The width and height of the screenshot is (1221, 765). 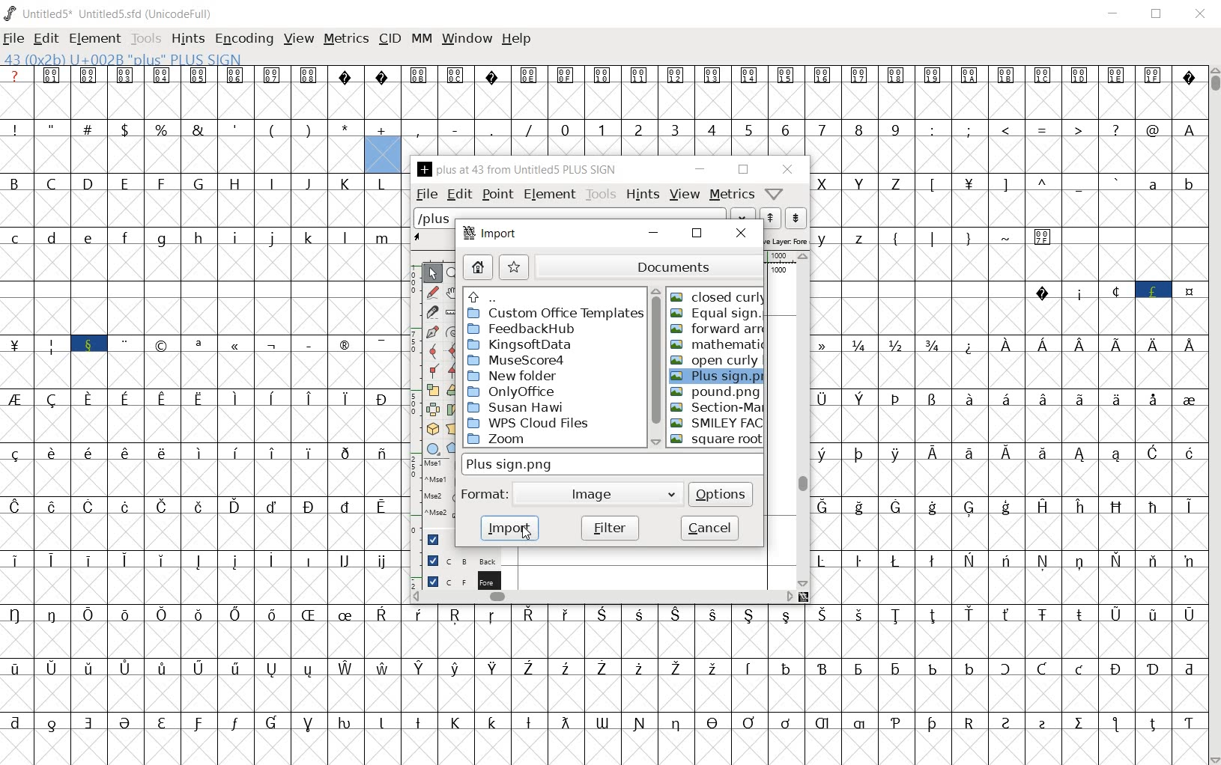 What do you see at coordinates (718, 362) in the screenshot?
I see `OPEN CURLY` at bounding box center [718, 362].